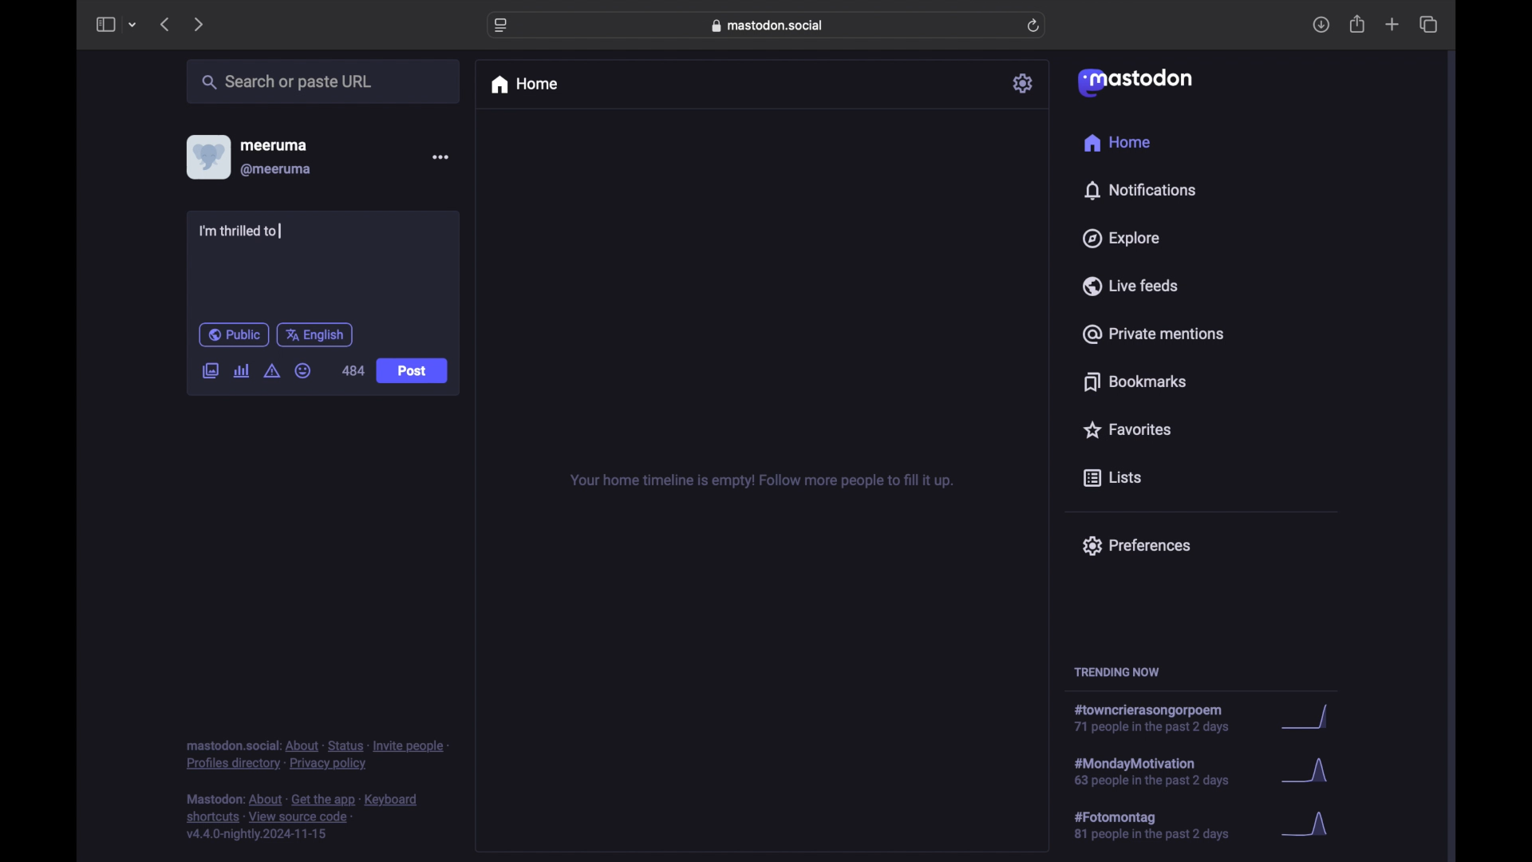  Describe the element at coordinates (302, 817) in the screenshot. I see `footnote` at that location.